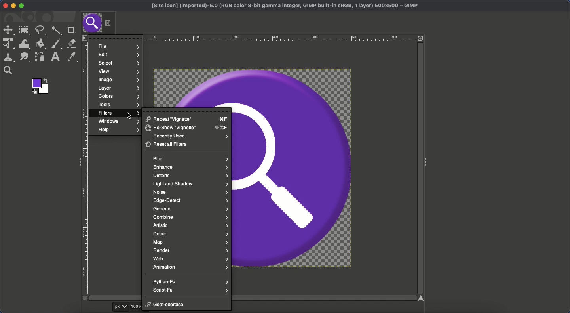 Image resolution: width=570 pixels, height=313 pixels. I want to click on View, so click(118, 71).